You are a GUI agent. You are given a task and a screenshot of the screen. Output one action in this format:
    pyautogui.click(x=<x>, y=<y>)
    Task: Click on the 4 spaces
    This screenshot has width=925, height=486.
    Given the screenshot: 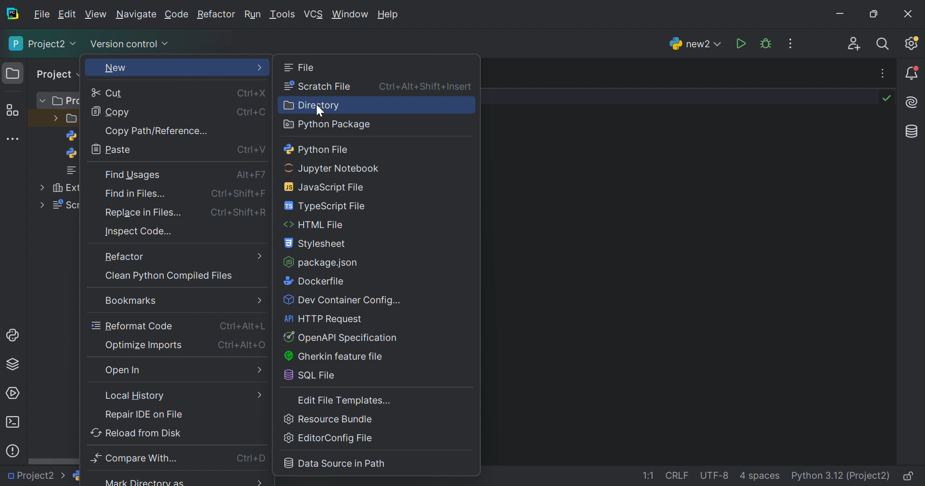 What is the action you would take?
    pyautogui.click(x=761, y=476)
    